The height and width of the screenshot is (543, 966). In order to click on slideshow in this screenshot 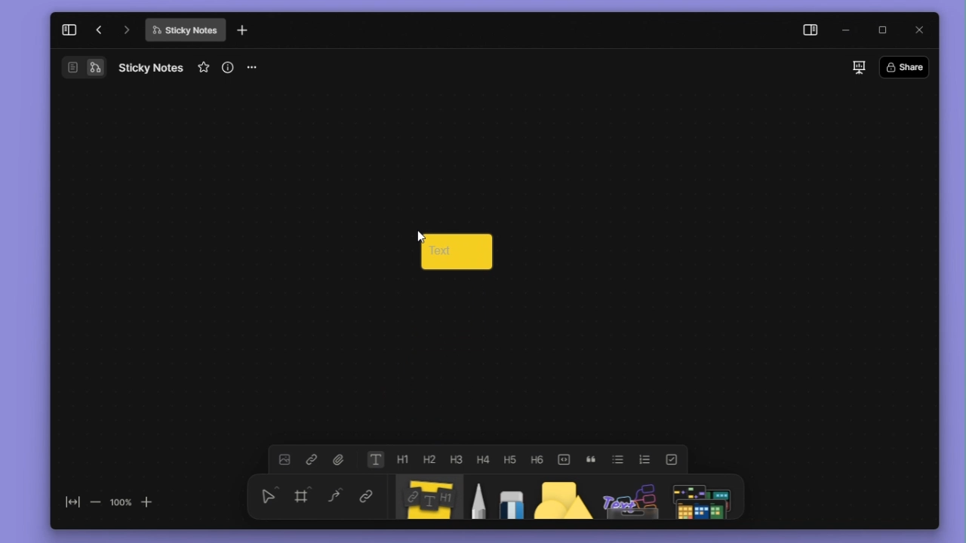, I will do `click(858, 67)`.